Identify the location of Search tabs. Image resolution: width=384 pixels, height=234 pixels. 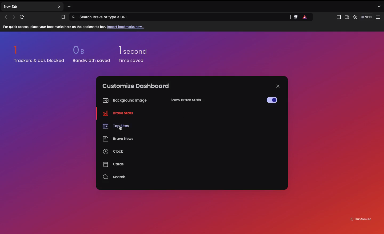
(380, 6).